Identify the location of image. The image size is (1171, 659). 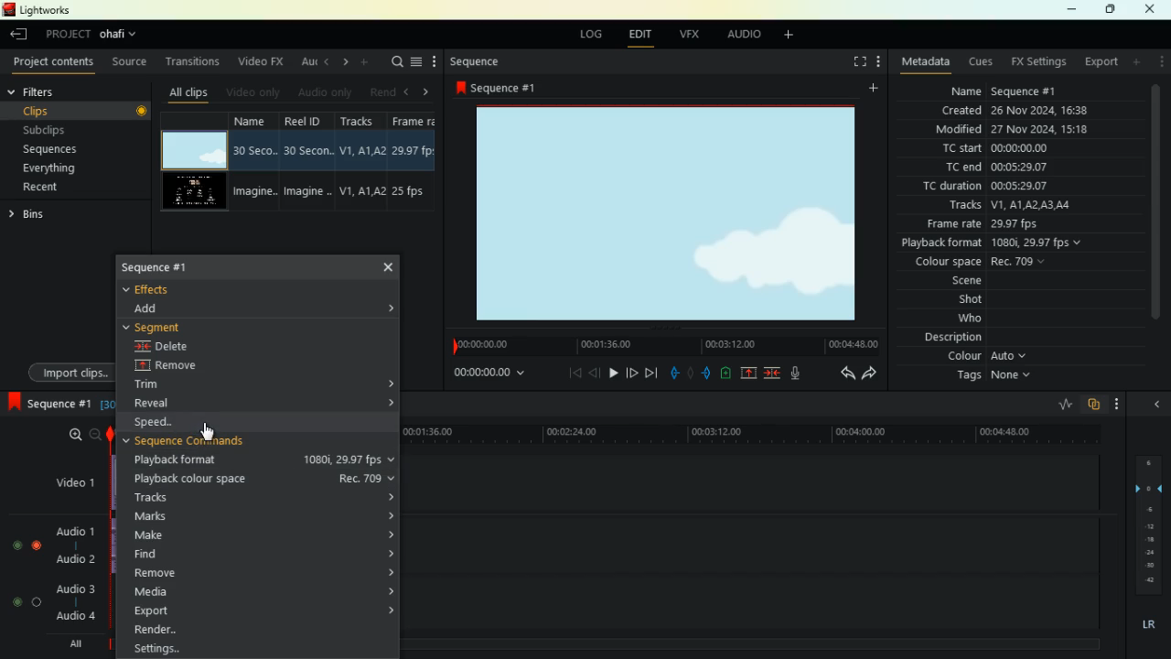
(669, 212).